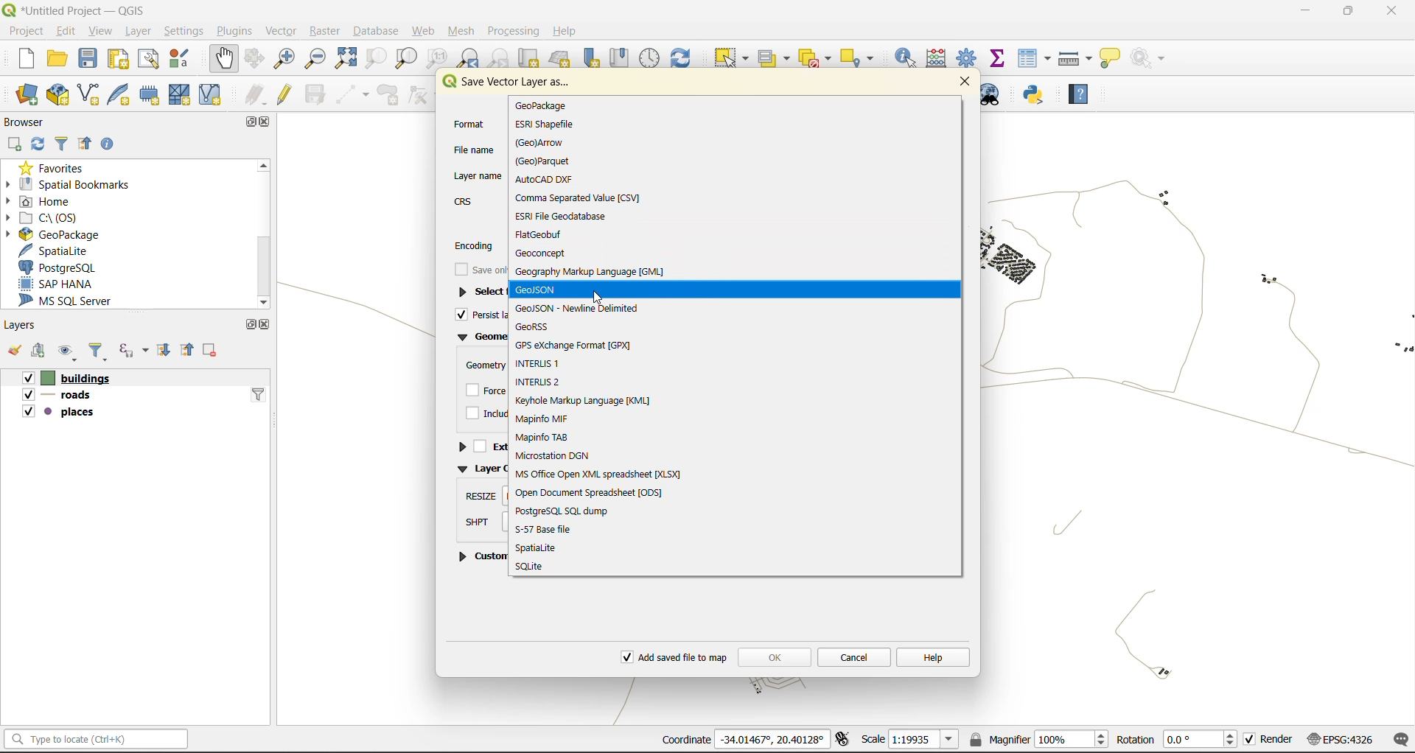 This screenshot has height=753, width=1415. Describe the element at coordinates (41, 144) in the screenshot. I see `refresh` at that location.